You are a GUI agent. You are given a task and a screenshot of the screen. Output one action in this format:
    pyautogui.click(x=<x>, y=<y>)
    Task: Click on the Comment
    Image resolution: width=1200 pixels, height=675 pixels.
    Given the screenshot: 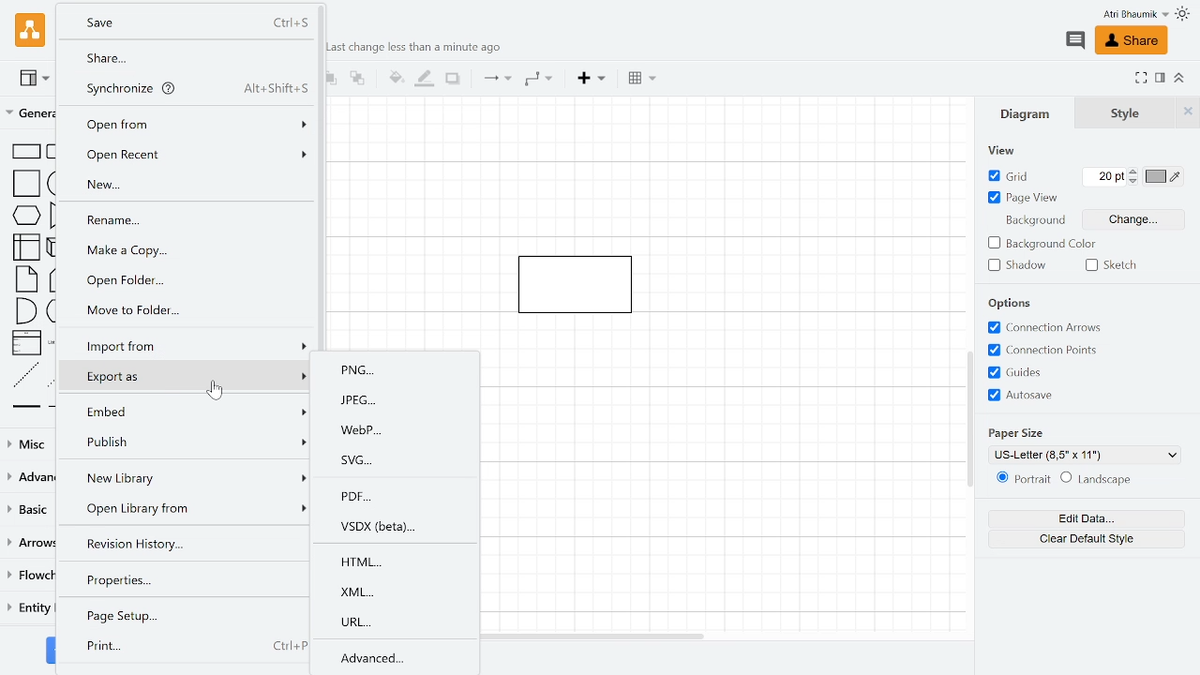 What is the action you would take?
    pyautogui.click(x=1077, y=41)
    